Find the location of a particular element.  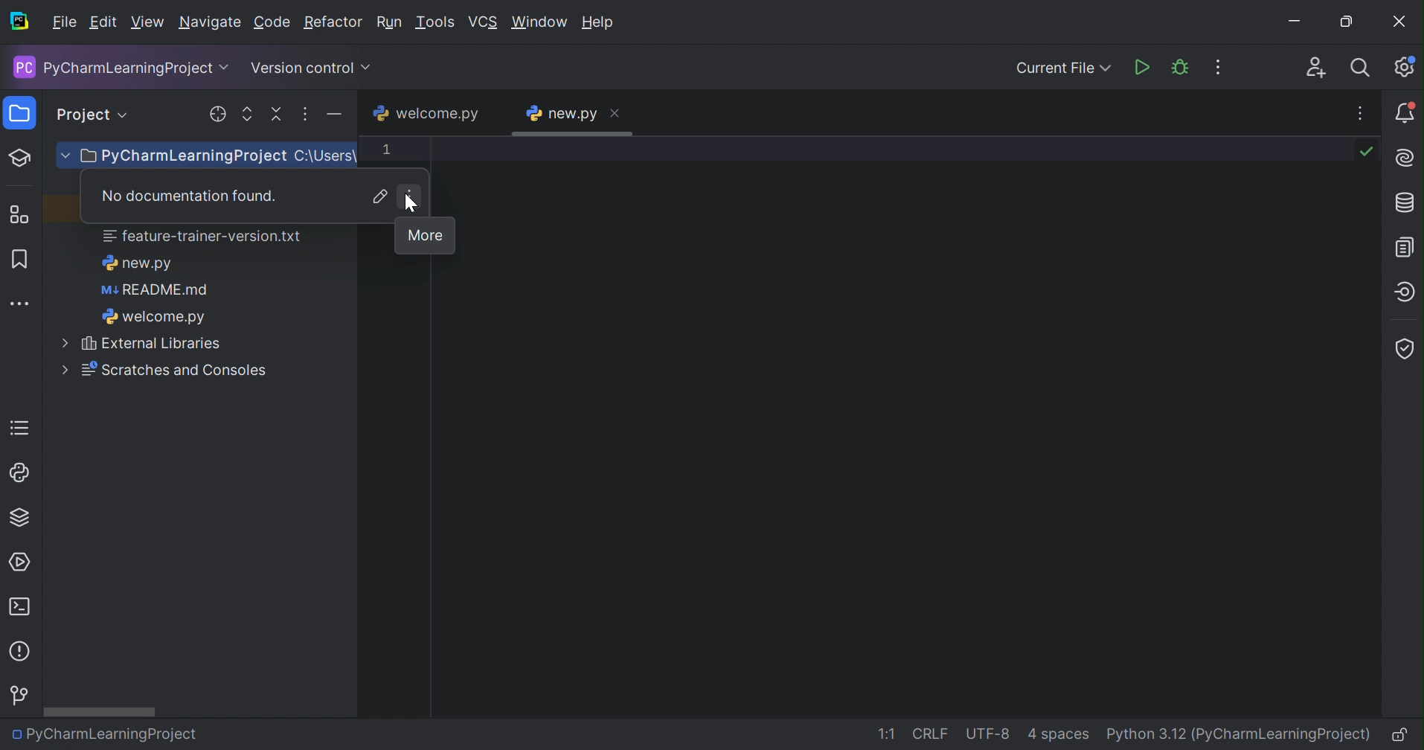

PyCharmLearningProject is located at coordinates (112, 67).